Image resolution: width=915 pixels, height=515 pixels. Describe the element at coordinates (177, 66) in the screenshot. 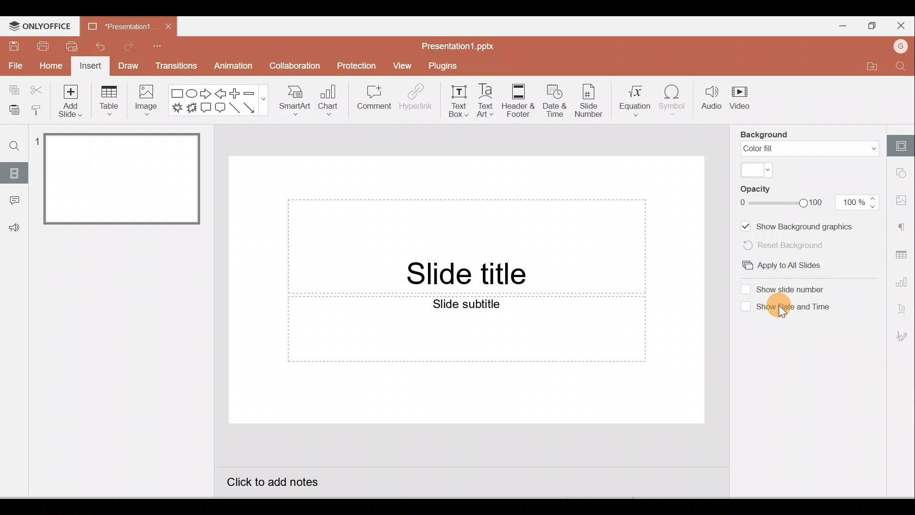

I see `Transitions` at that location.